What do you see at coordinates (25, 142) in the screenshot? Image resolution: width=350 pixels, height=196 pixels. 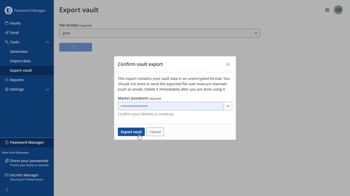 I see `password manager` at bounding box center [25, 142].